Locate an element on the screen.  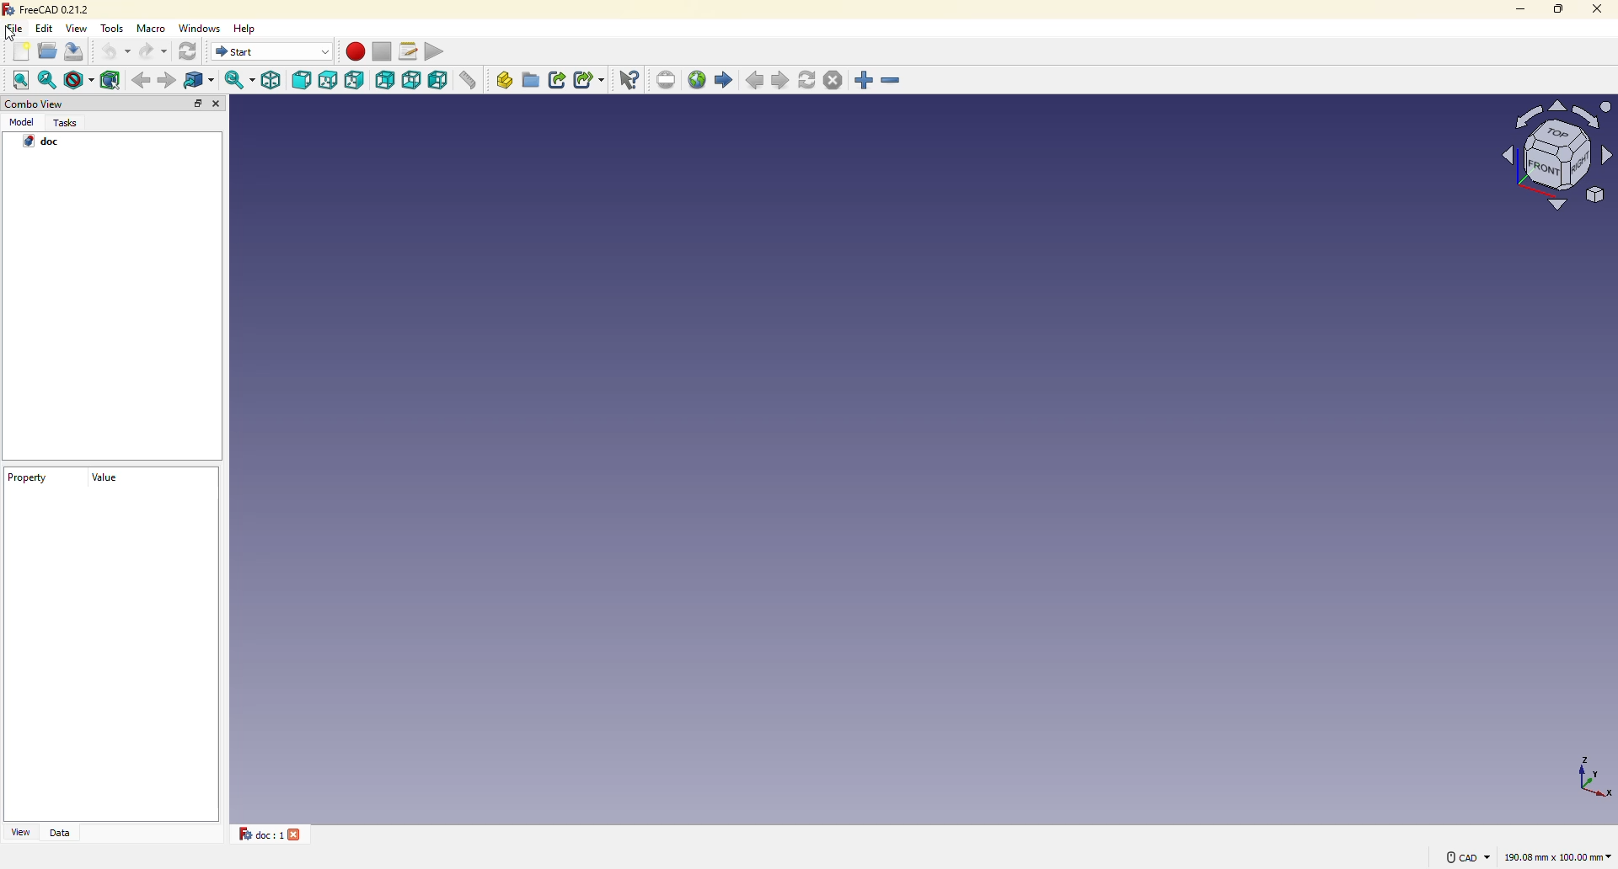
view is located at coordinates (19, 832).